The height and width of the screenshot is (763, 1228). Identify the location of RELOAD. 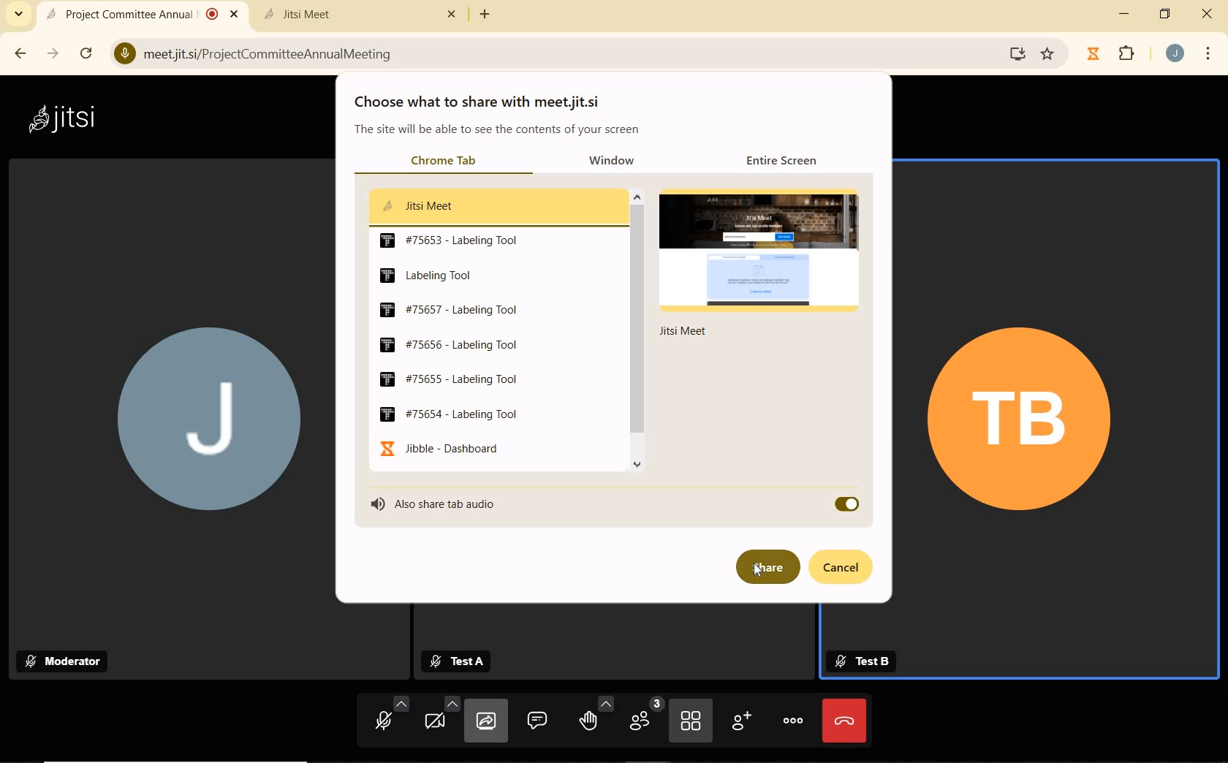
(89, 53).